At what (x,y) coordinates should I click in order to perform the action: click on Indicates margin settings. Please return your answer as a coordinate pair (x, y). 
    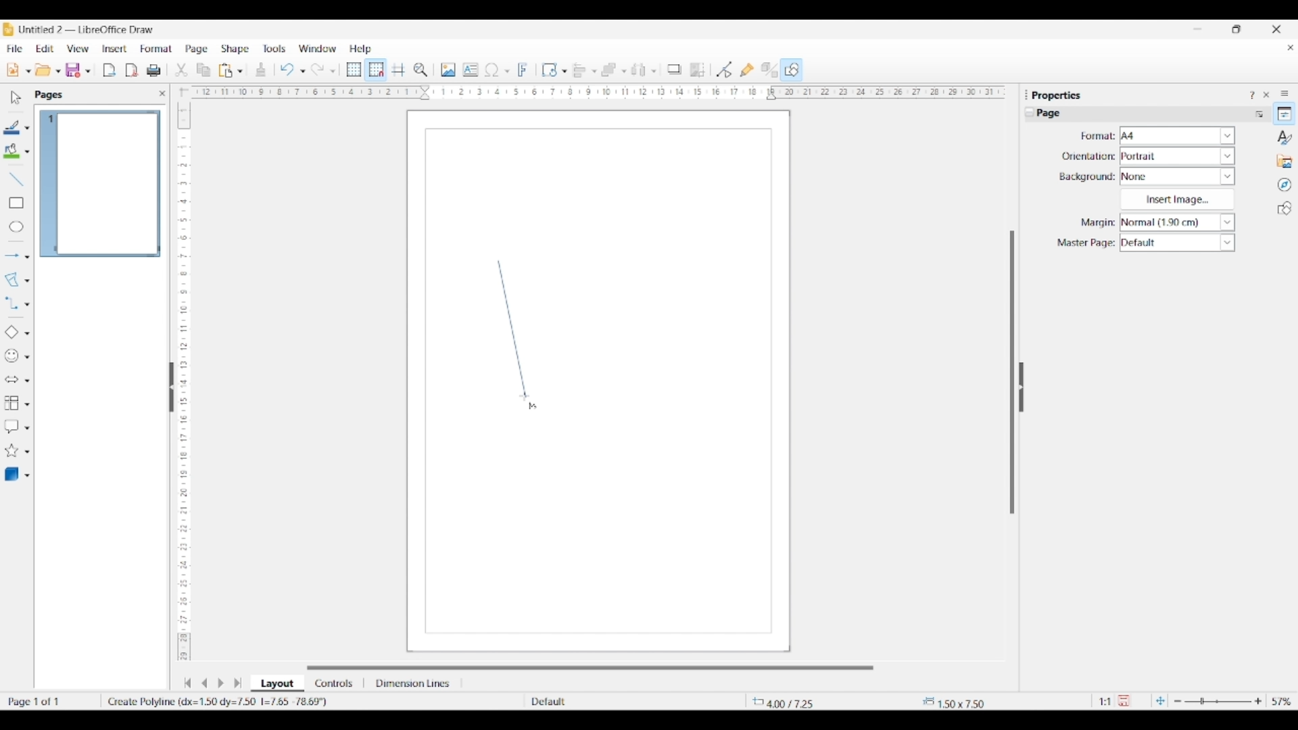
    Looking at the image, I should click on (1096, 223).